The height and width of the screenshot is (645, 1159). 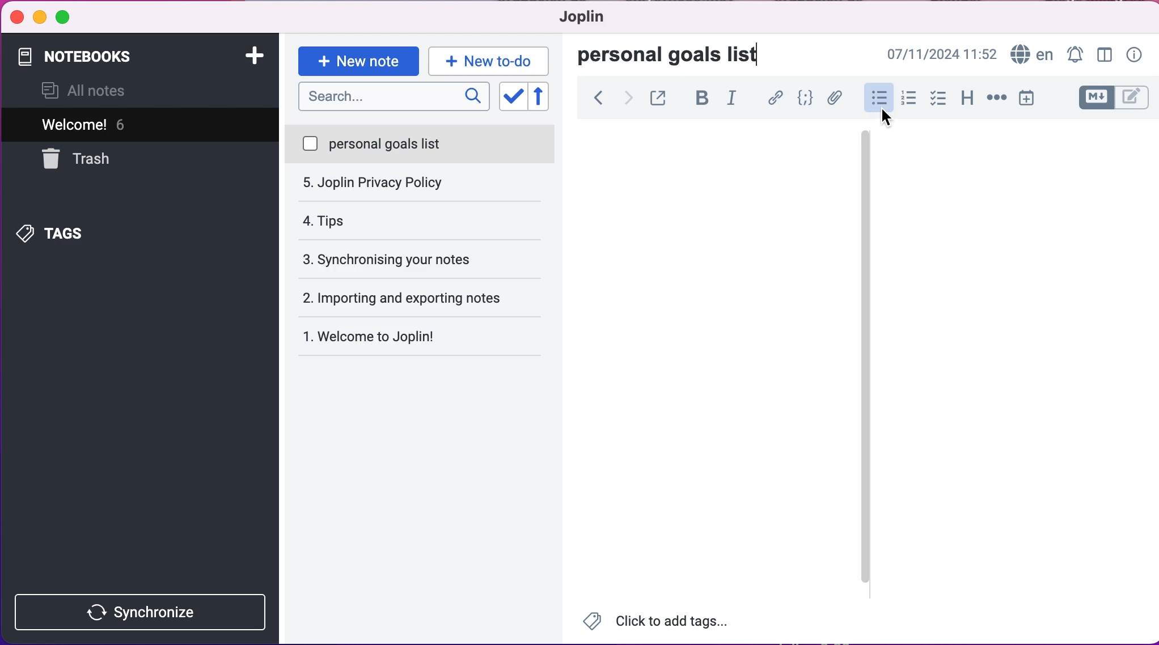 I want to click on Welcome to Joplin!, so click(x=377, y=336).